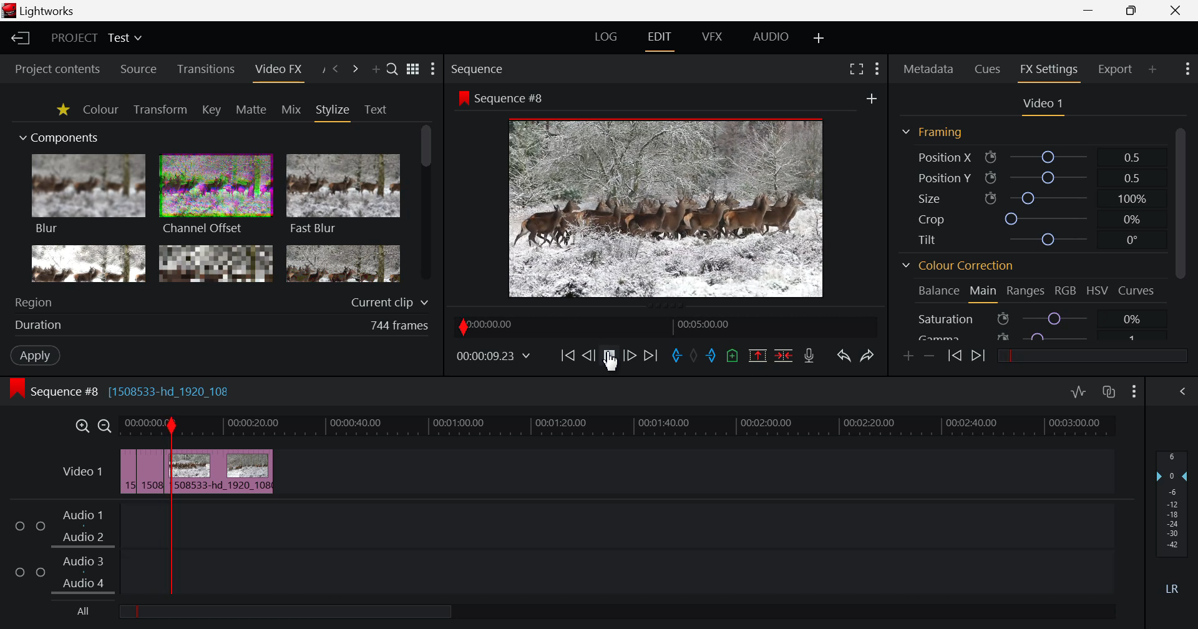  What do you see at coordinates (160, 109) in the screenshot?
I see `Transform` at bounding box center [160, 109].